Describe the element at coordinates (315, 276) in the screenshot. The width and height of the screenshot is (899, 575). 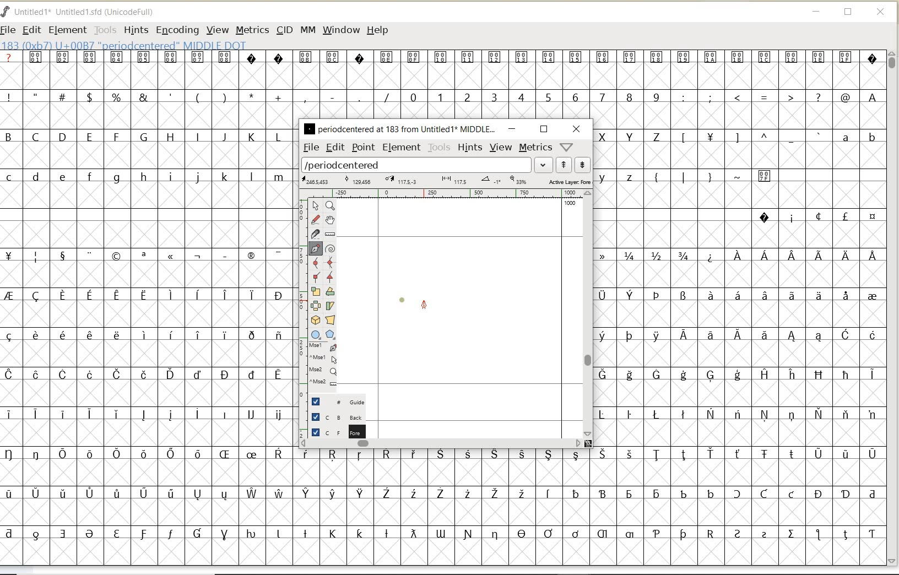
I see `Add a corner point` at that location.